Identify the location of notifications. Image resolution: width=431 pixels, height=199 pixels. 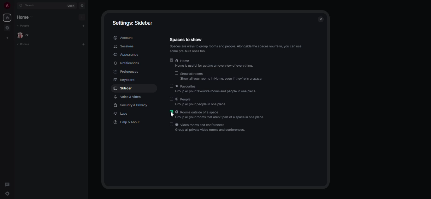
(128, 63).